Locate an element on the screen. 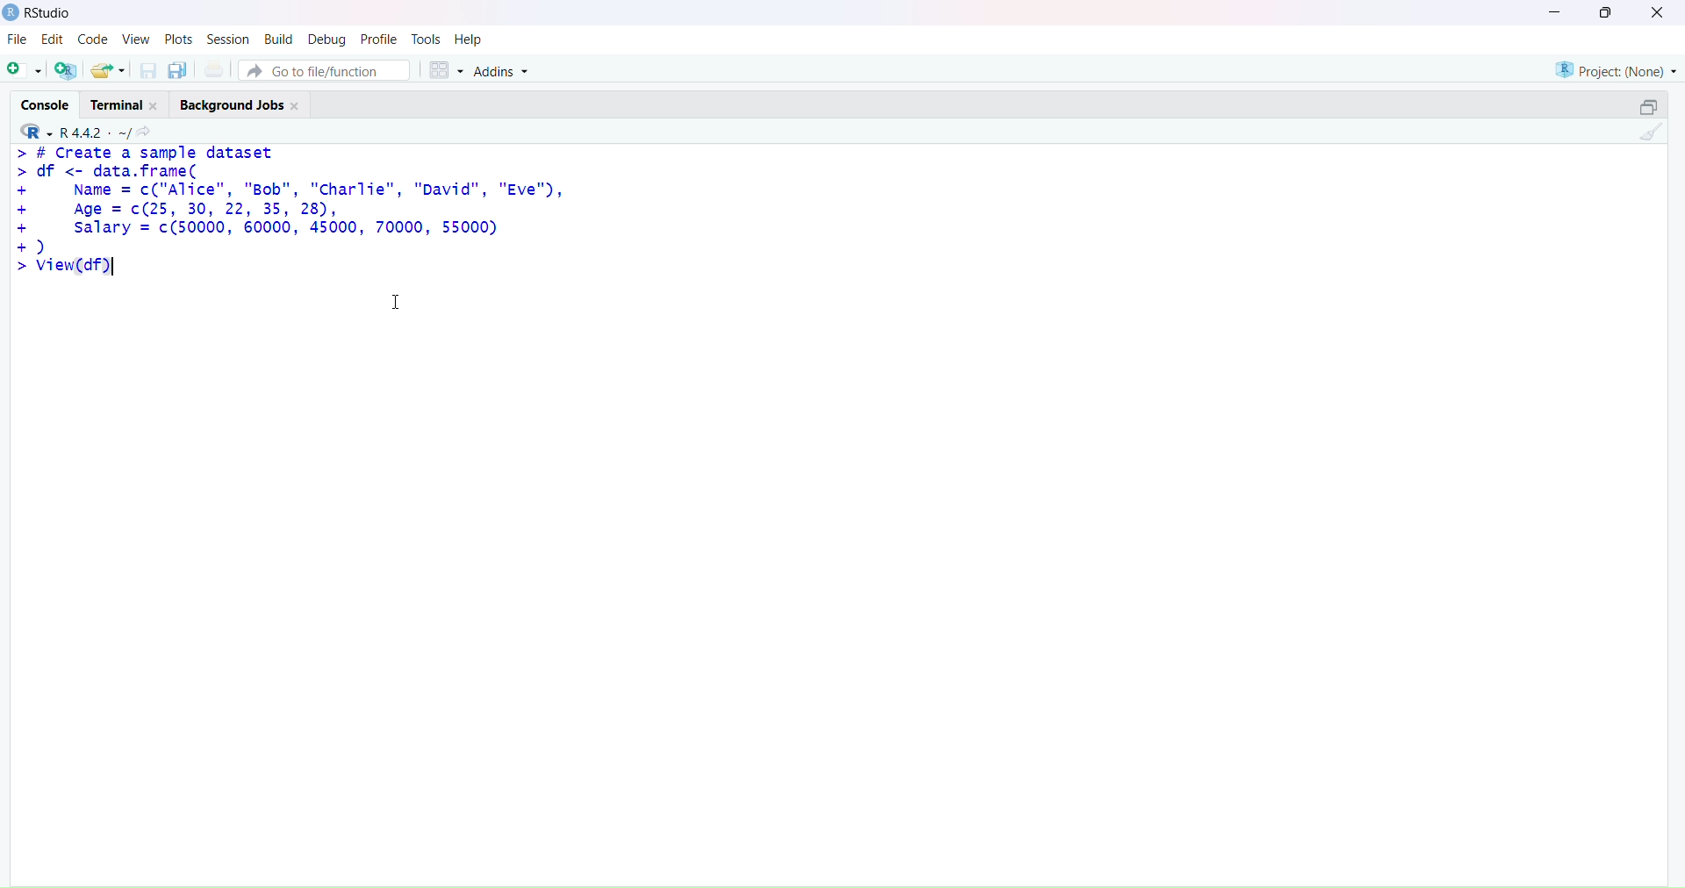  close is located at coordinates (1656, 14).